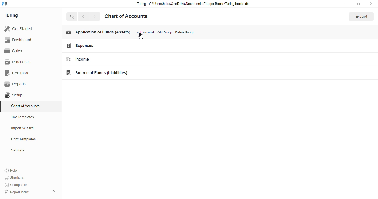 Image resolution: width=378 pixels, height=199 pixels. Describe the element at coordinates (371, 4) in the screenshot. I see `close` at that location.